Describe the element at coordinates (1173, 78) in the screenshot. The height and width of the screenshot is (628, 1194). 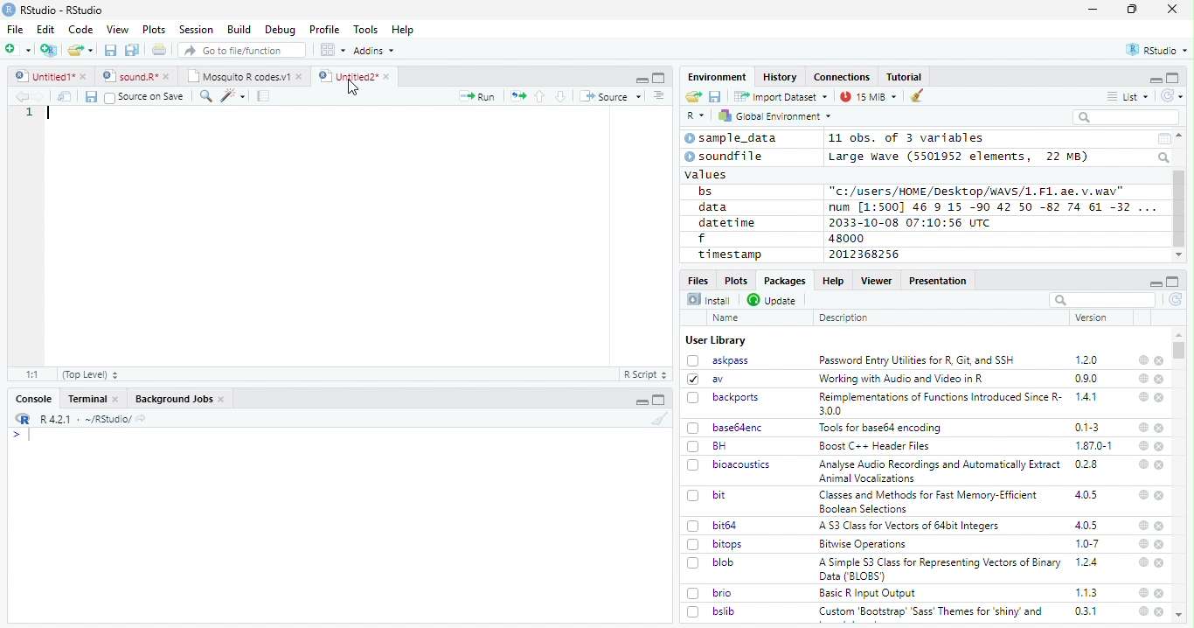
I see `full screen` at that location.